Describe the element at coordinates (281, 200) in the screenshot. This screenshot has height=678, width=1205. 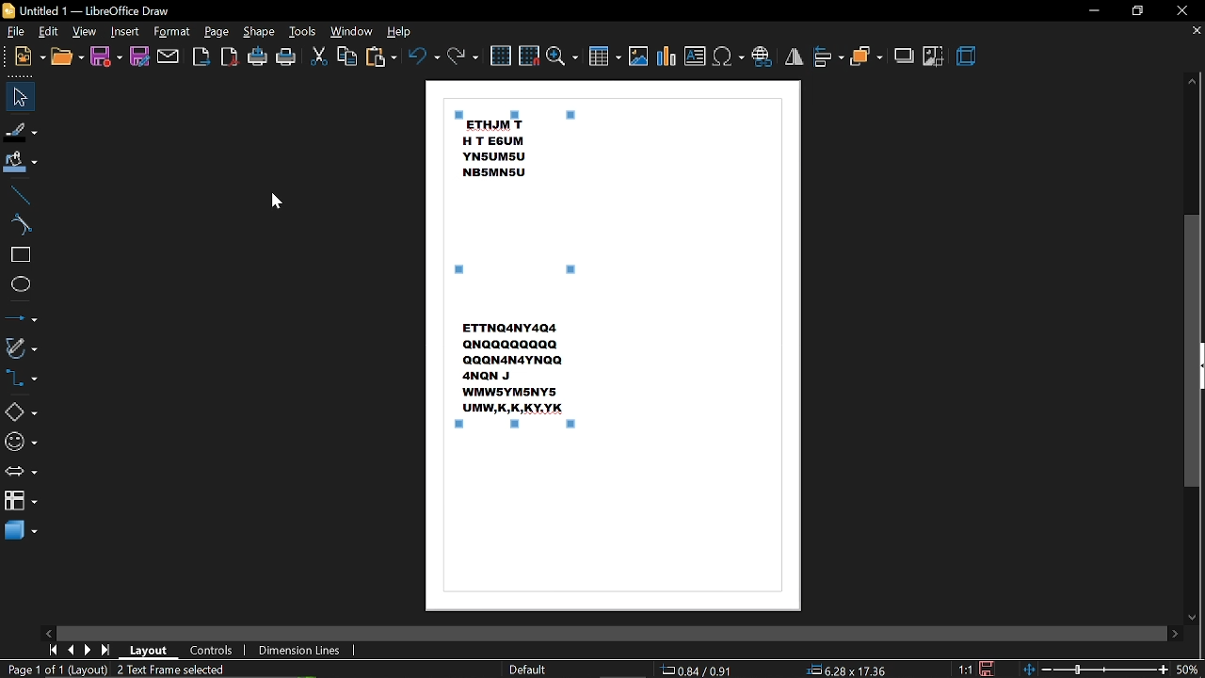
I see `Cursor` at that location.